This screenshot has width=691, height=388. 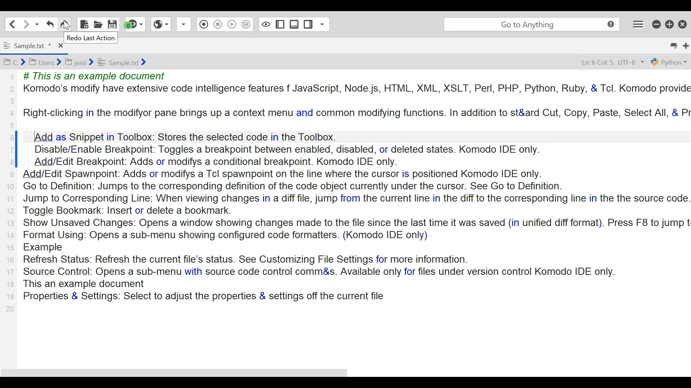 What do you see at coordinates (67, 25) in the screenshot?
I see `Cursor` at bounding box center [67, 25].